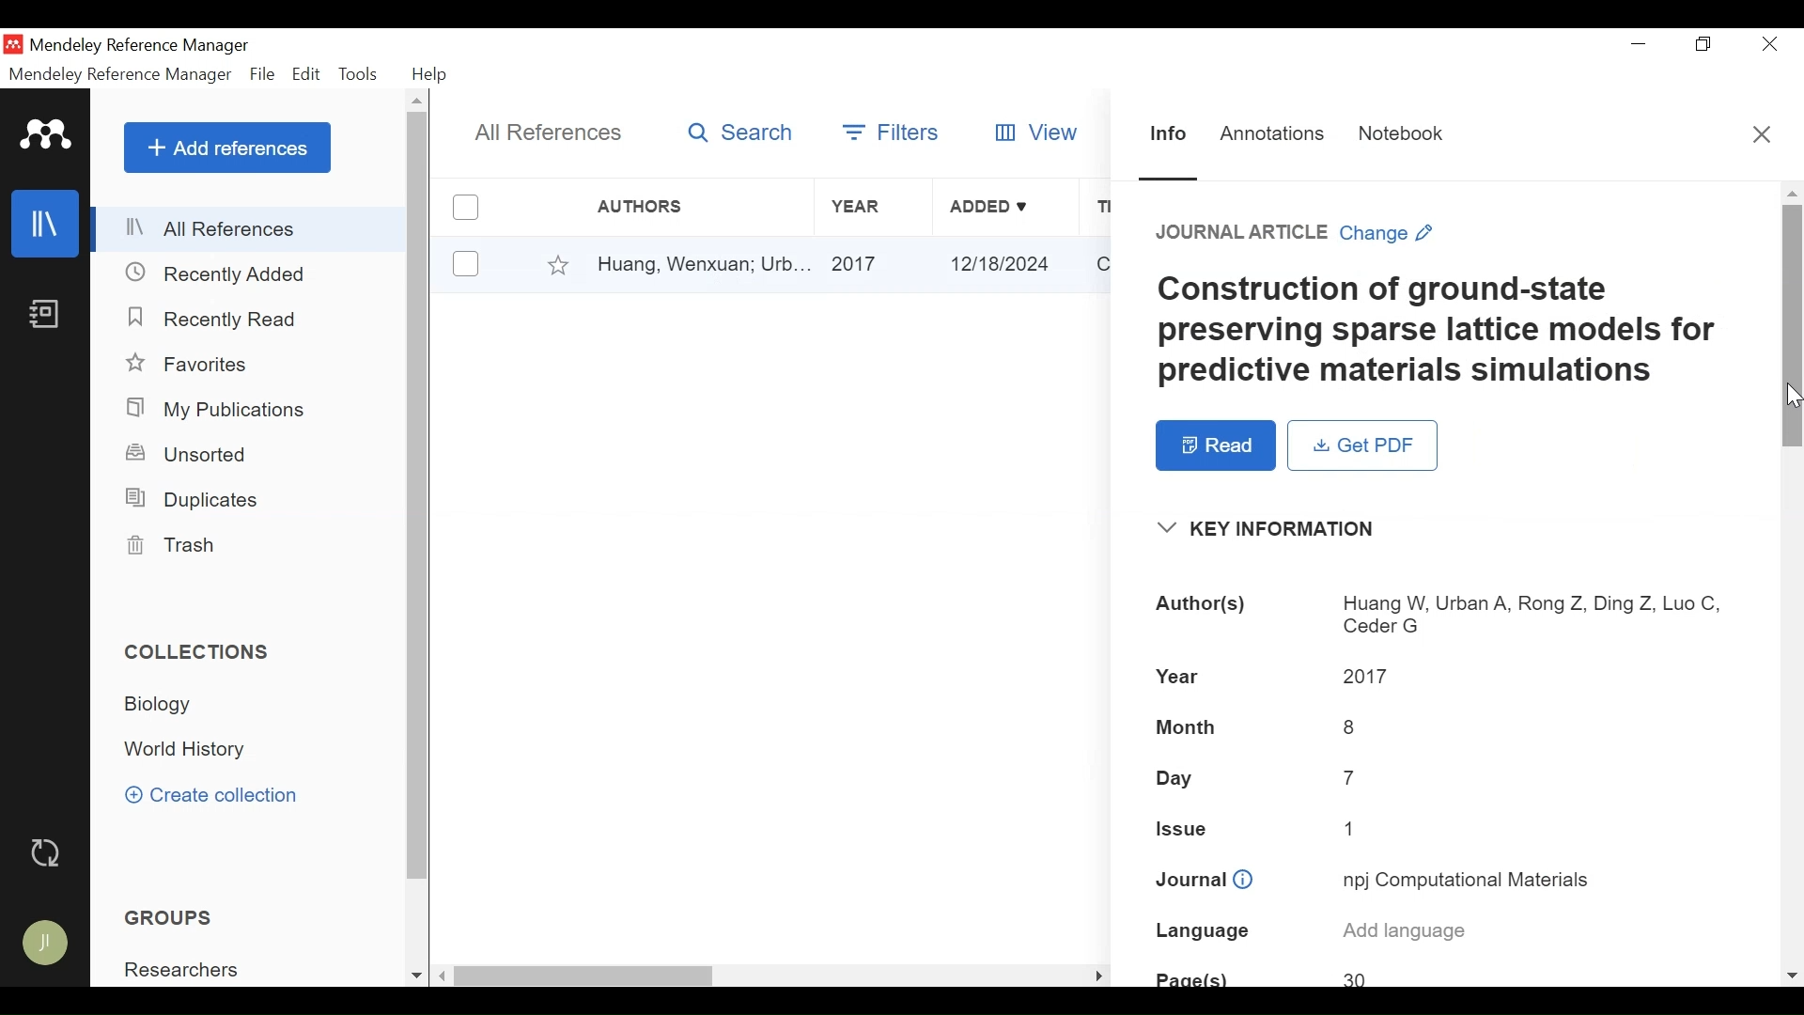 Image resolution: width=1804 pixels, height=1015 pixels. I want to click on Search, so click(741, 133).